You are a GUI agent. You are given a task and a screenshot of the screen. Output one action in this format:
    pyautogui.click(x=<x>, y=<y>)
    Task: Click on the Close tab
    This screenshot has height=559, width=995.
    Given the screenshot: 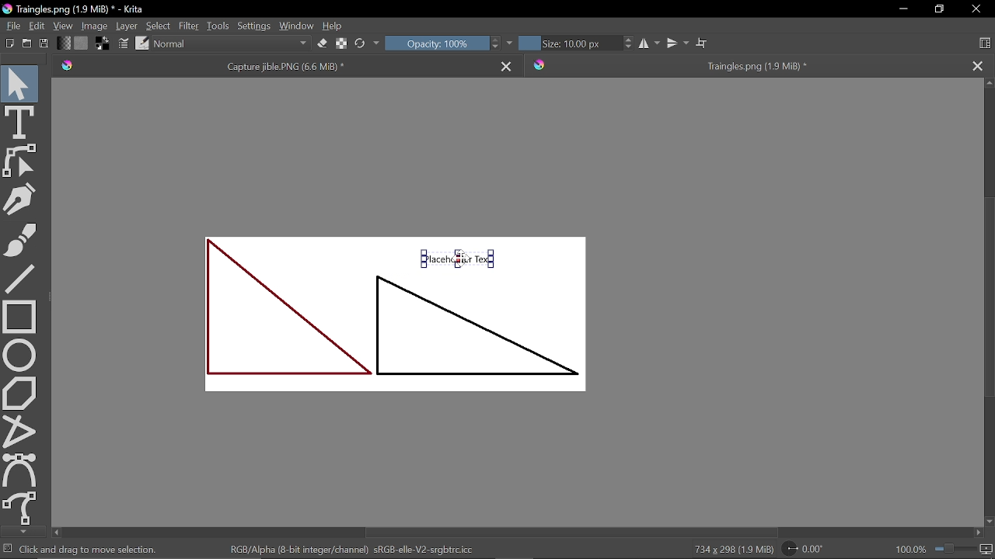 What is the action you would take?
    pyautogui.click(x=982, y=64)
    